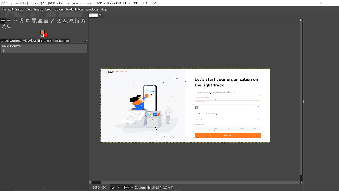 The height and width of the screenshot is (191, 339). I want to click on Image, so click(39, 10).